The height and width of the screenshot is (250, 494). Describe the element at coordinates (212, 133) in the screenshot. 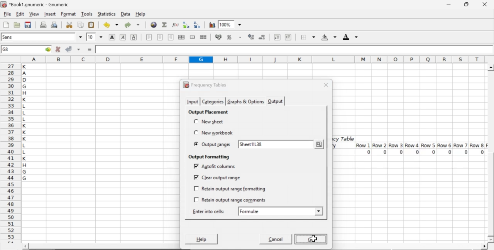

I see `new workbook` at that location.